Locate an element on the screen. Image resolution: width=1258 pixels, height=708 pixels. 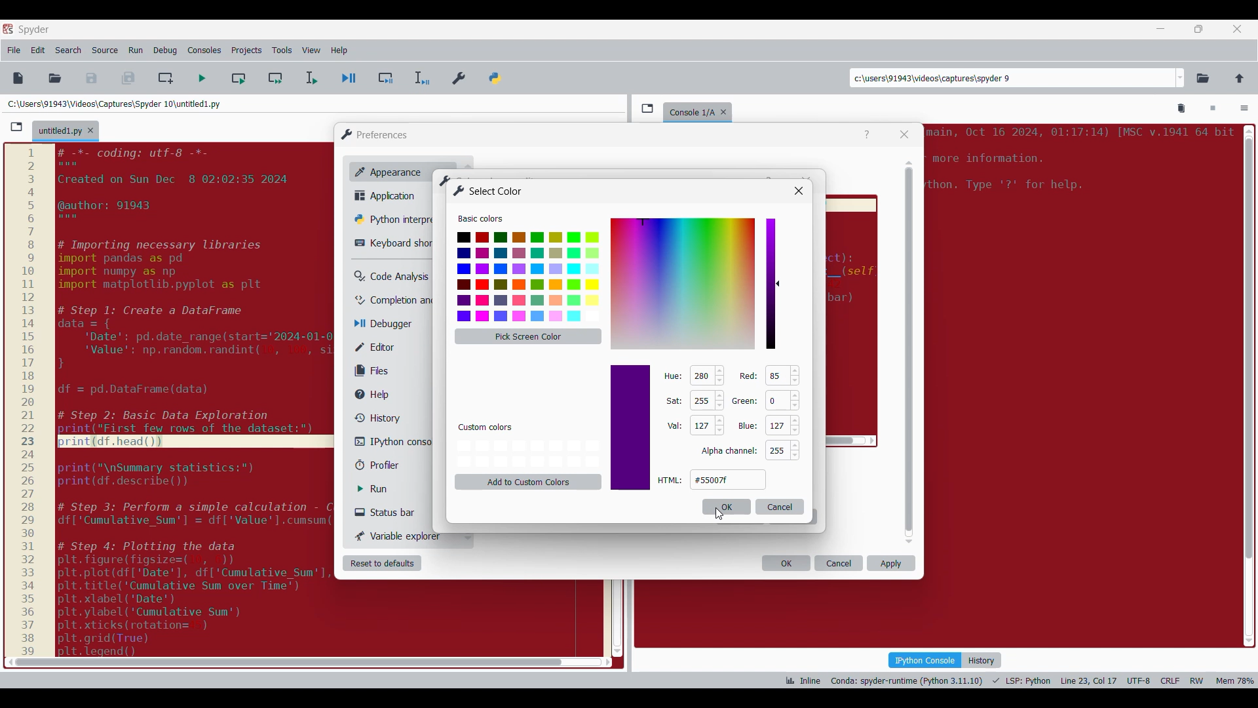
Run current cell is located at coordinates (238, 78).